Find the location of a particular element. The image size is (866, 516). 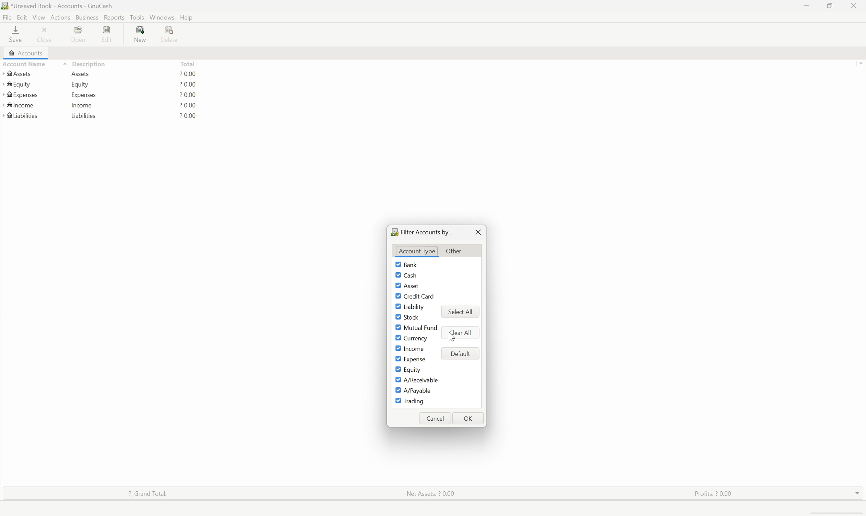

? 0.00 is located at coordinates (188, 116).